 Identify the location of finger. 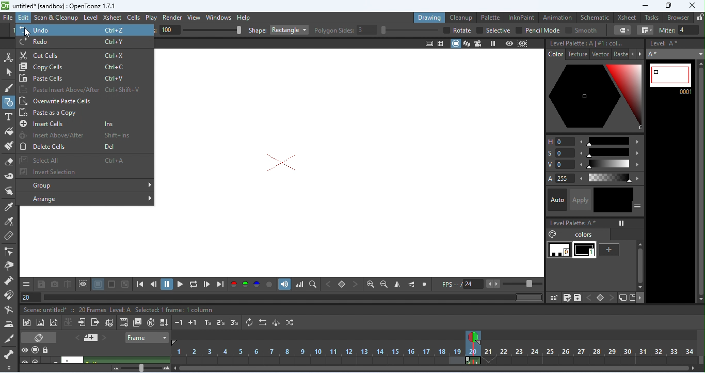
(10, 190).